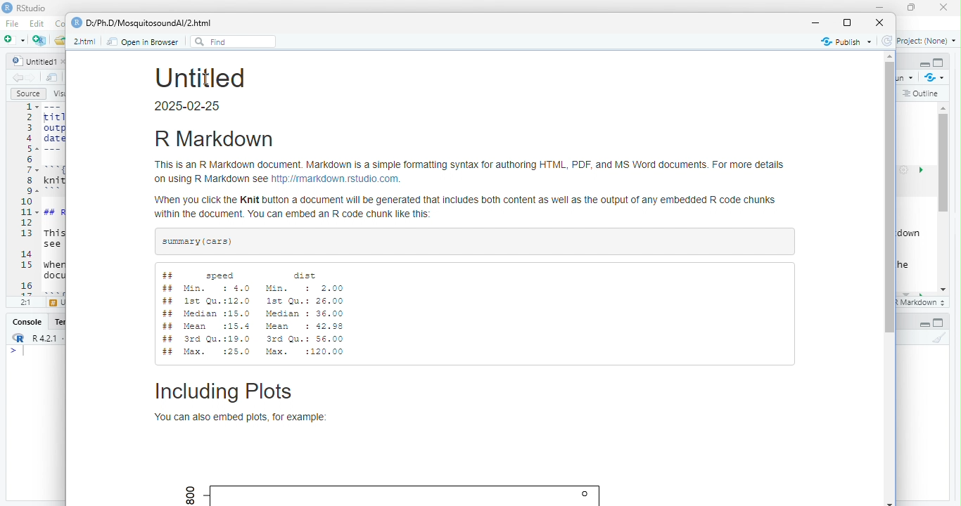  I want to click on logo, so click(8, 7).